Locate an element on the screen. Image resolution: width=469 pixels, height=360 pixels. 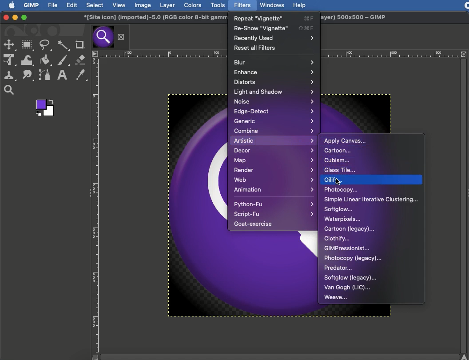
Colors is located at coordinates (194, 5).